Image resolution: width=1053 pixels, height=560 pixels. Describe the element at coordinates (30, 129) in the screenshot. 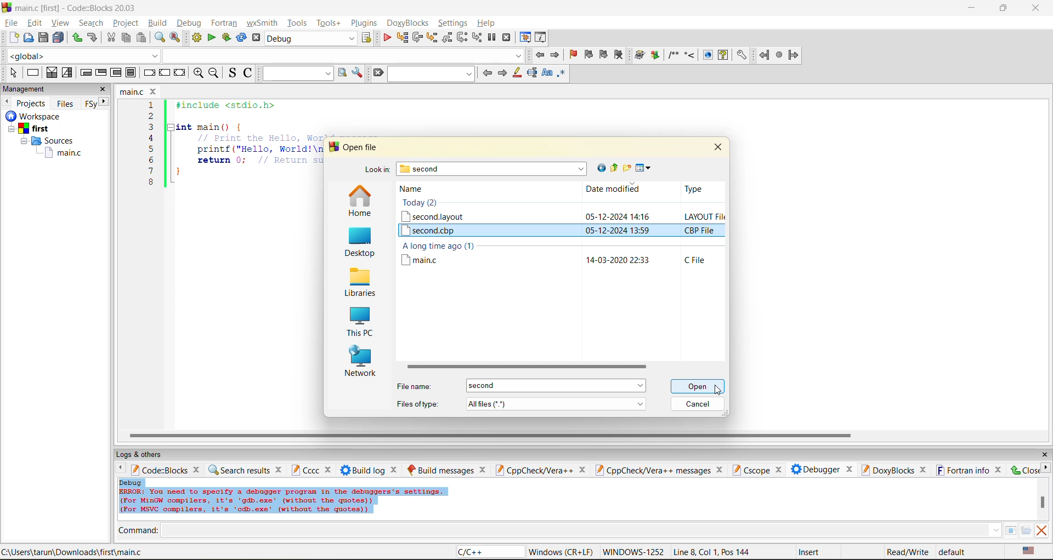

I see `first project` at that location.